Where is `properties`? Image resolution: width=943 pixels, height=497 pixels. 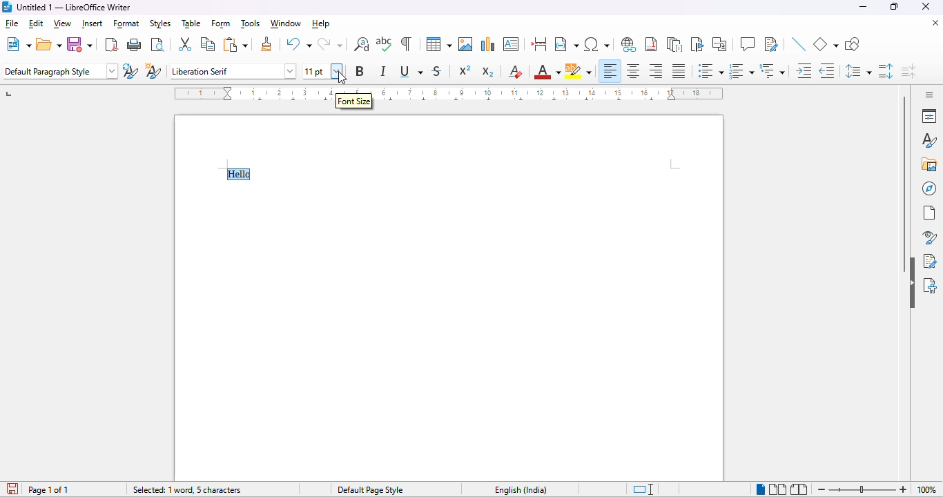 properties is located at coordinates (929, 116).